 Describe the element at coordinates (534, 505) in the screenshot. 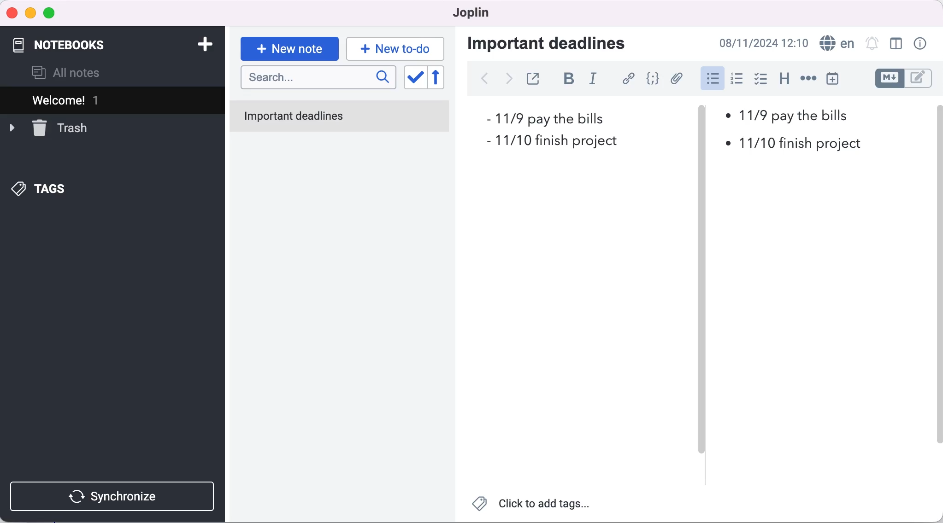

I see `click to add tags` at that location.